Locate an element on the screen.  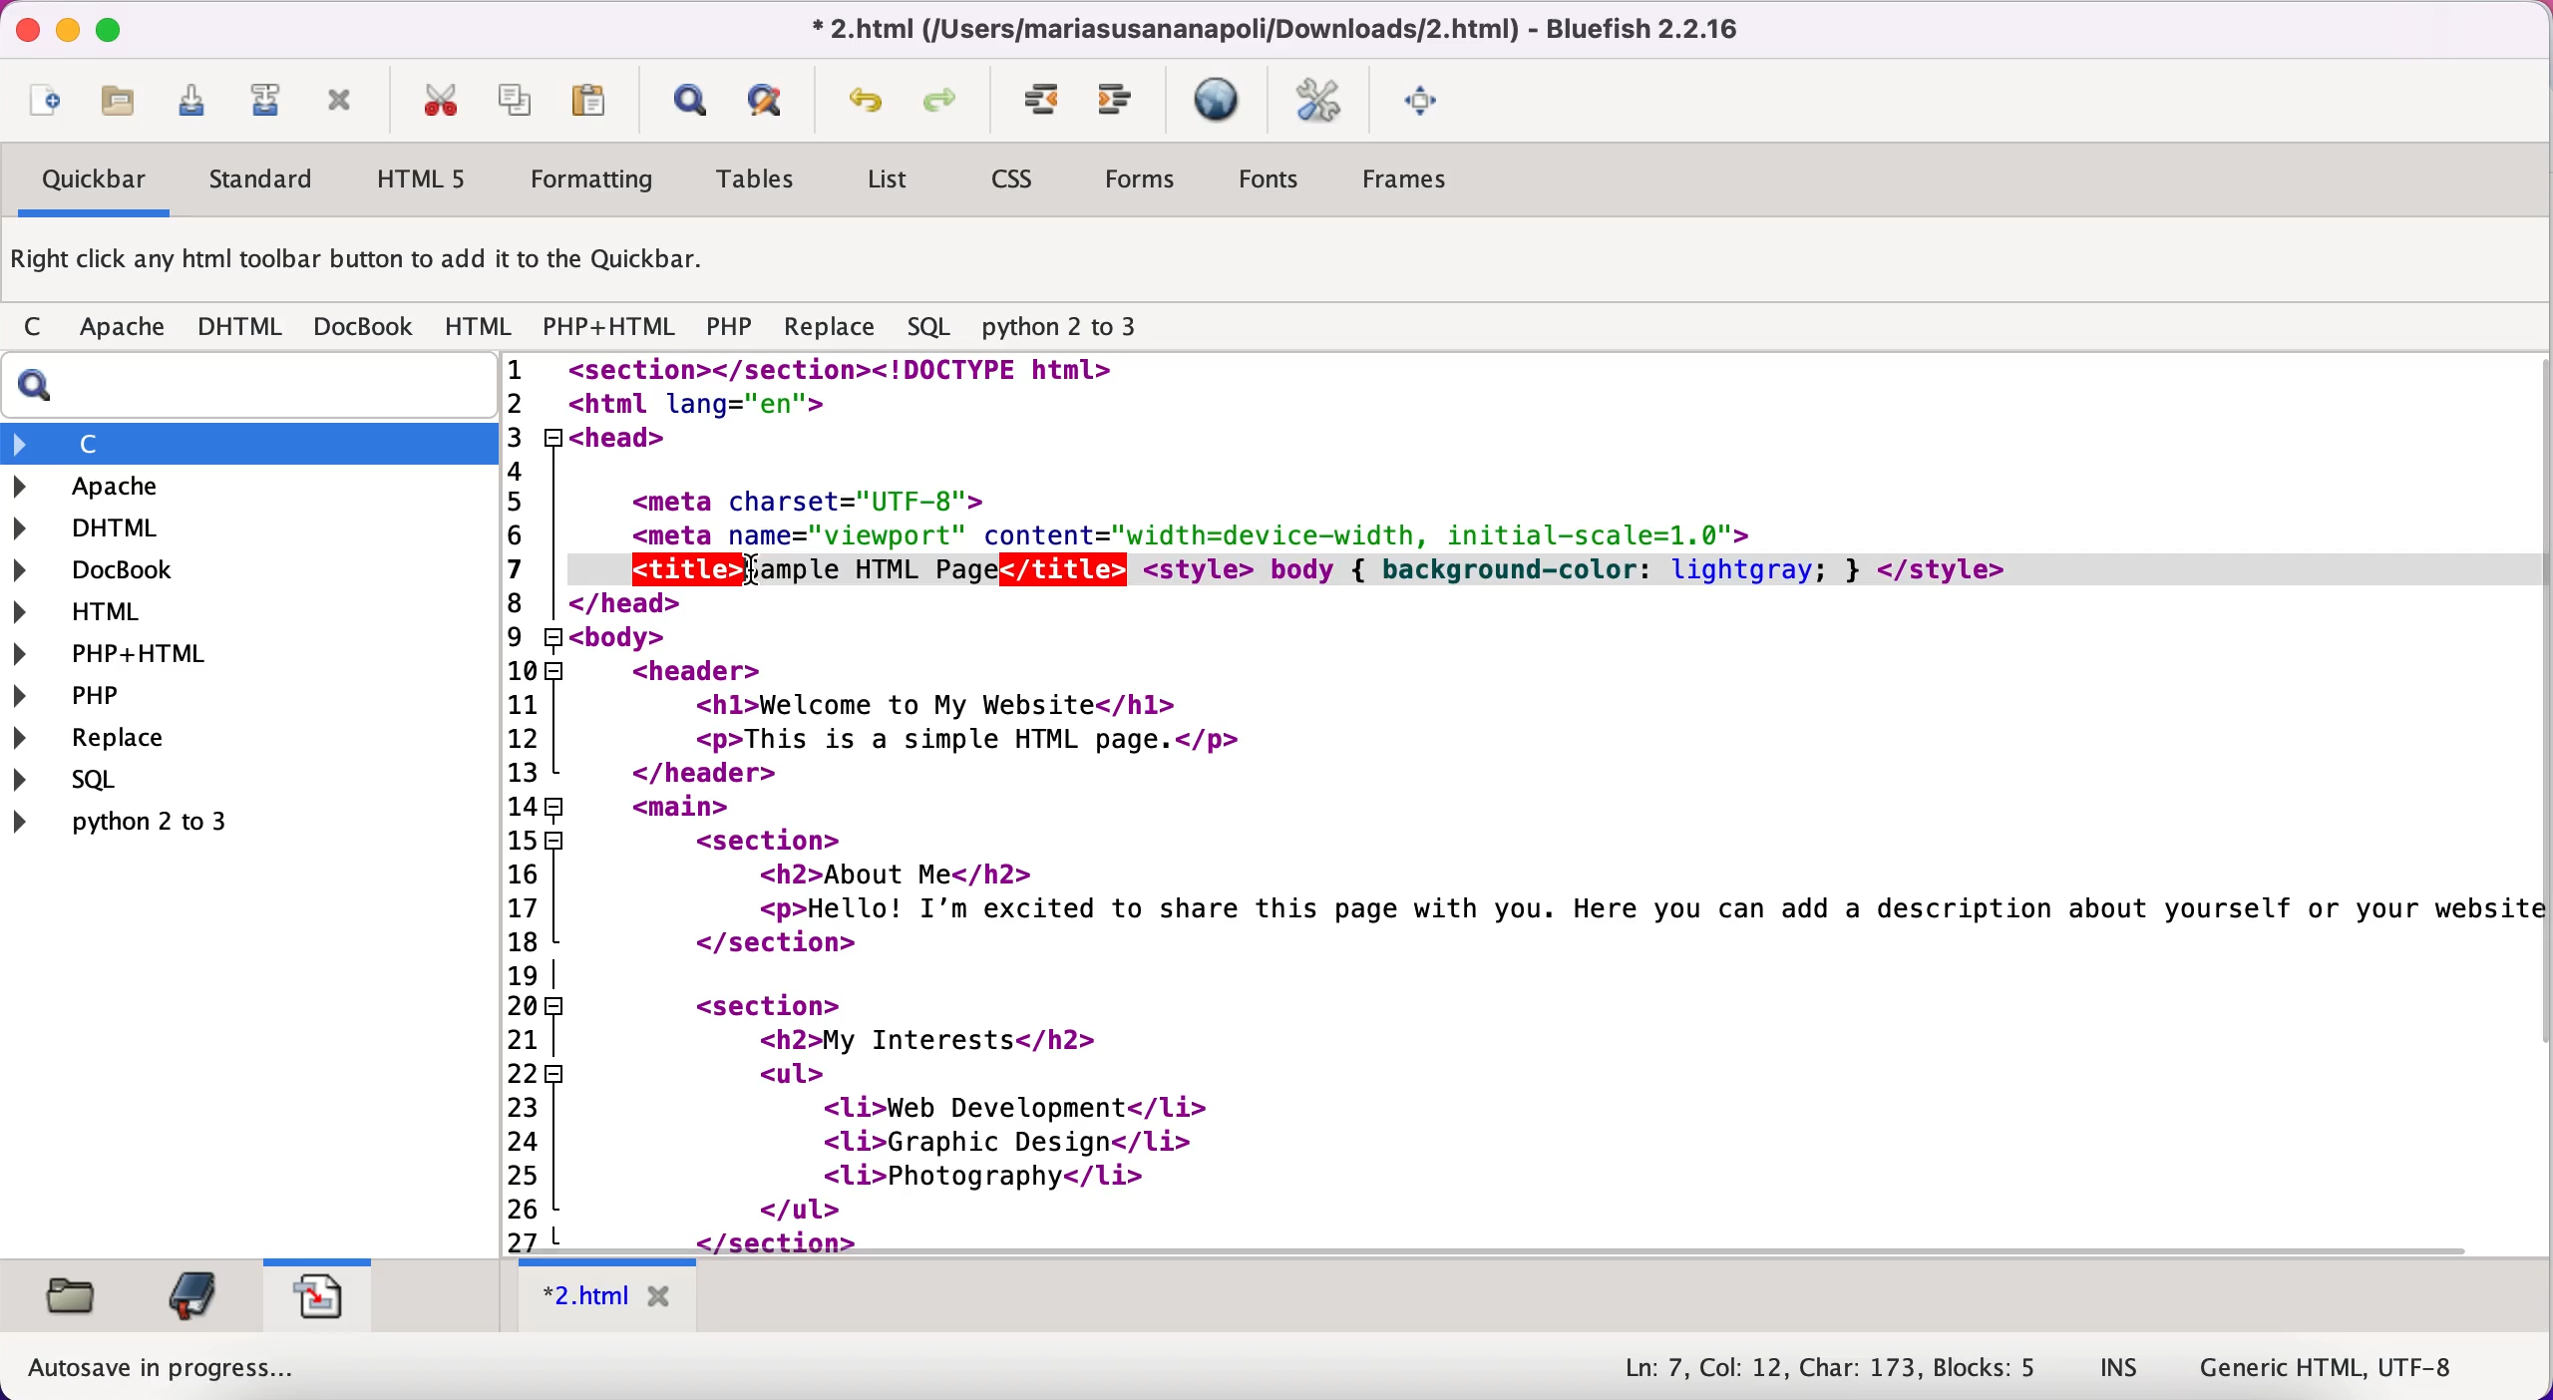
minimize is located at coordinates (66, 31).